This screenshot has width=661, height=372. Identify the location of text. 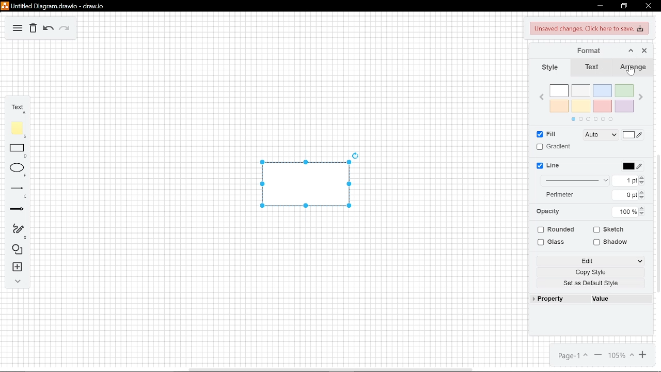
(589, 68).